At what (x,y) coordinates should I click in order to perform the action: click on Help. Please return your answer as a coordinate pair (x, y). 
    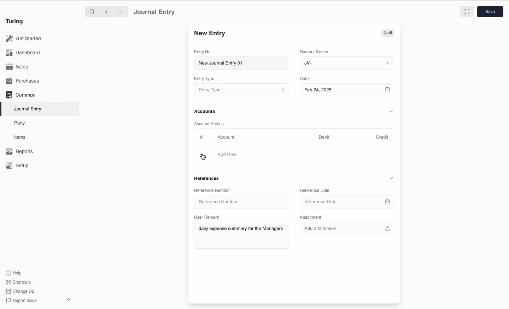
    Looking at the image, I should click on (14, 273).